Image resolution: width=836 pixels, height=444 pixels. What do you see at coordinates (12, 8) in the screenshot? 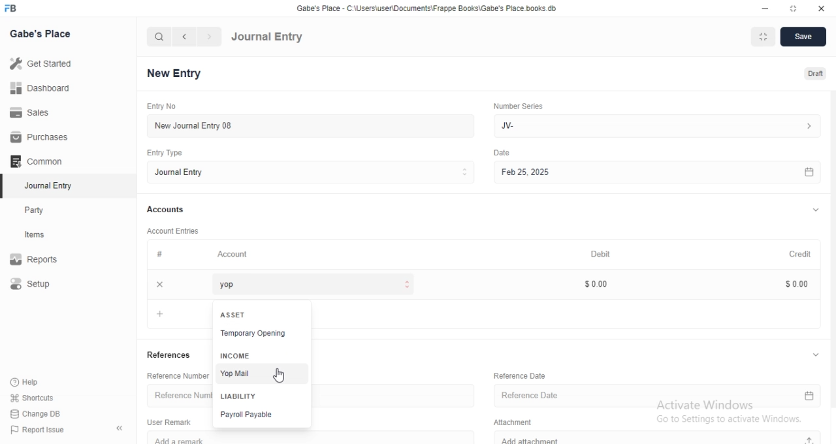
I see `FB` at bounding box center [12, 8].